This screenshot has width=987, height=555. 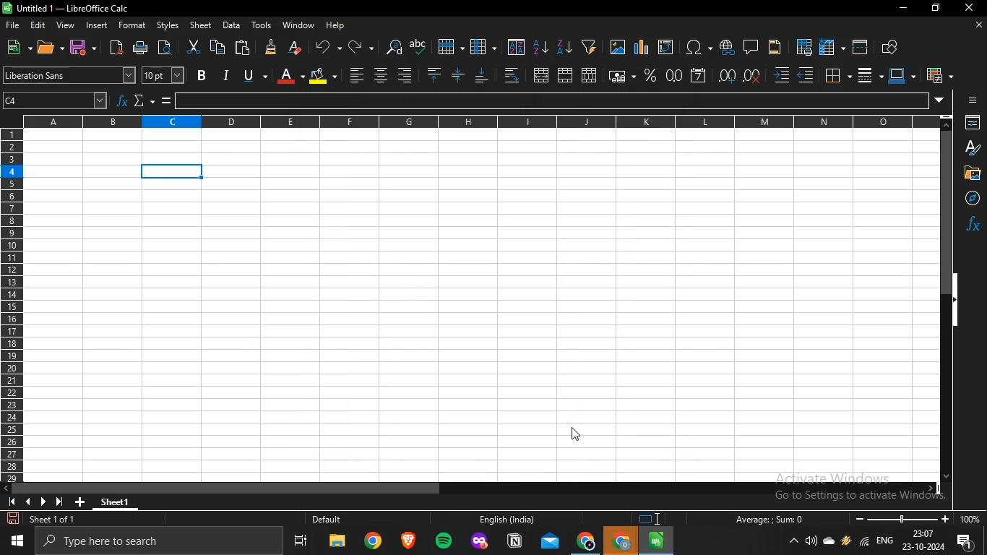 What do you see at coordinates (162, 74) in the screenshot?
I see `font size` at bounding box center [162, 74].